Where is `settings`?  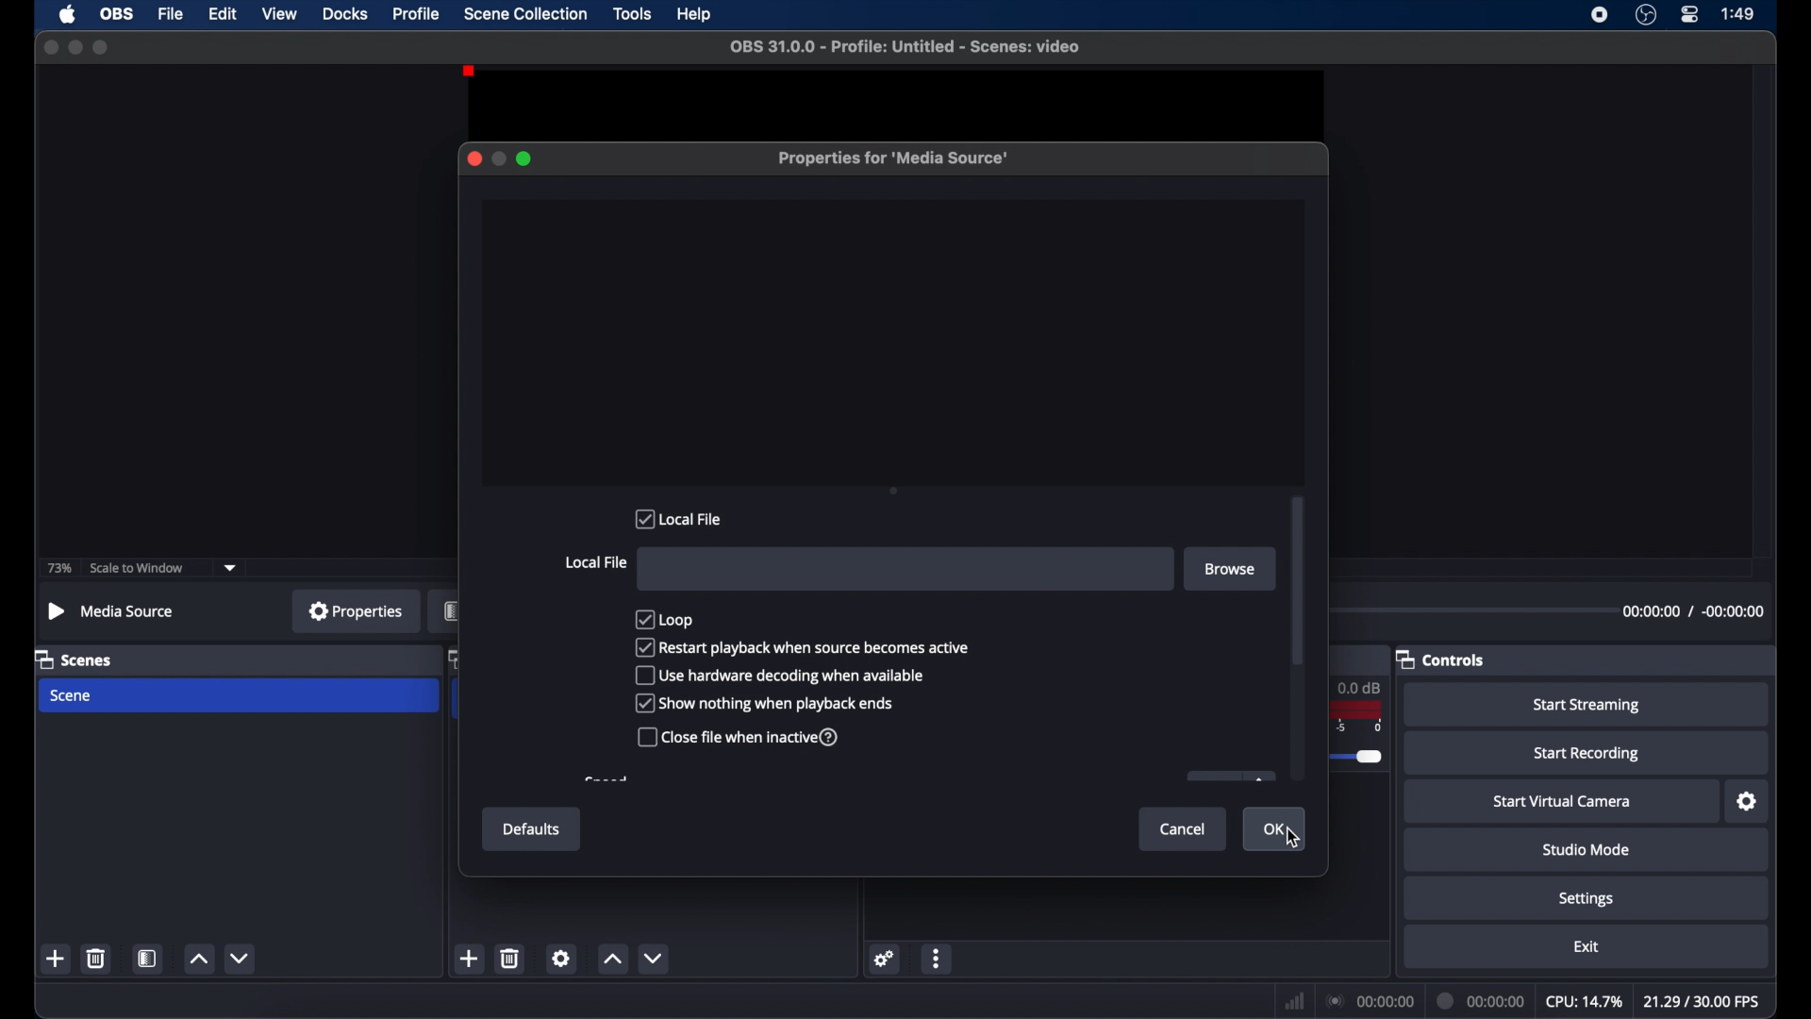
settings is located at coordinates (560, 960).